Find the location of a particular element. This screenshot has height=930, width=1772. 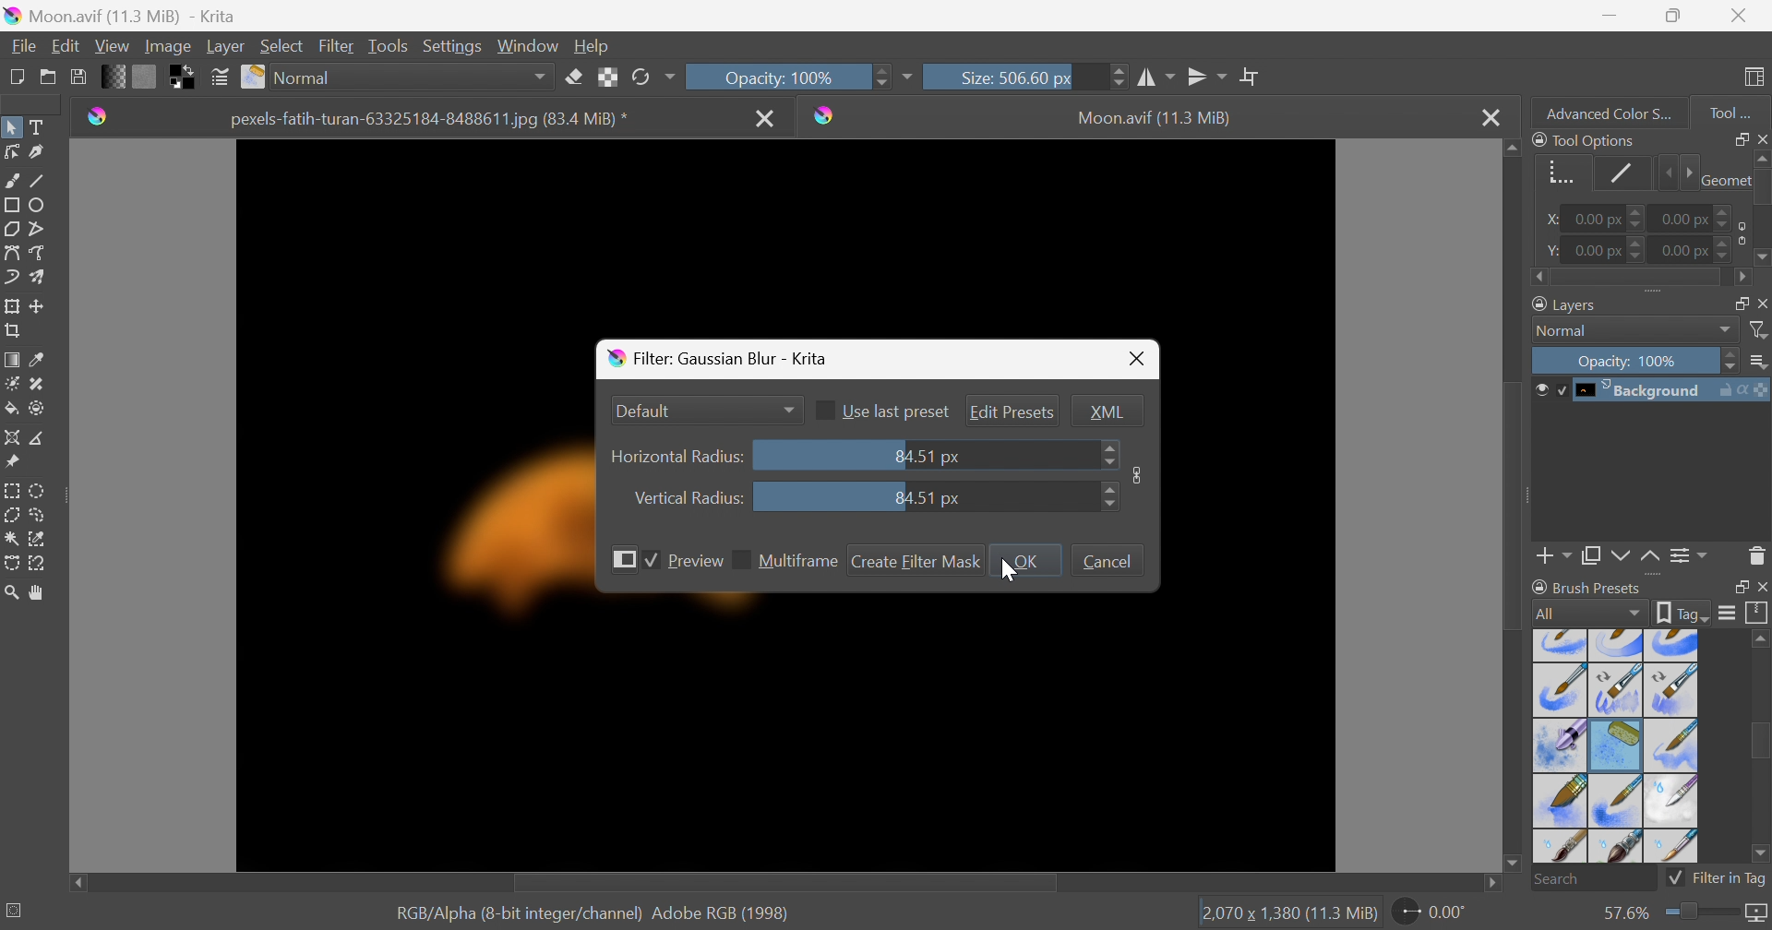

Geometry is located at coordinates (1723, 180).